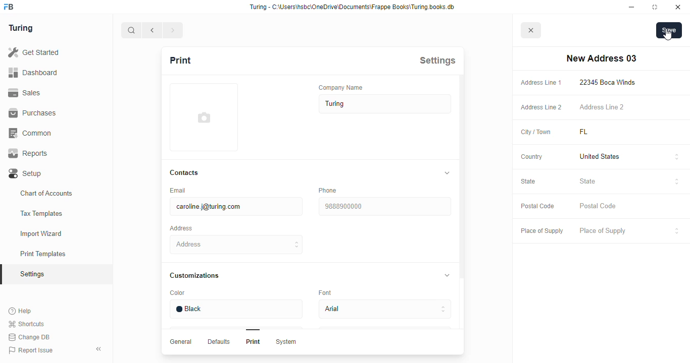  I want to click on General, so click(181, 341).